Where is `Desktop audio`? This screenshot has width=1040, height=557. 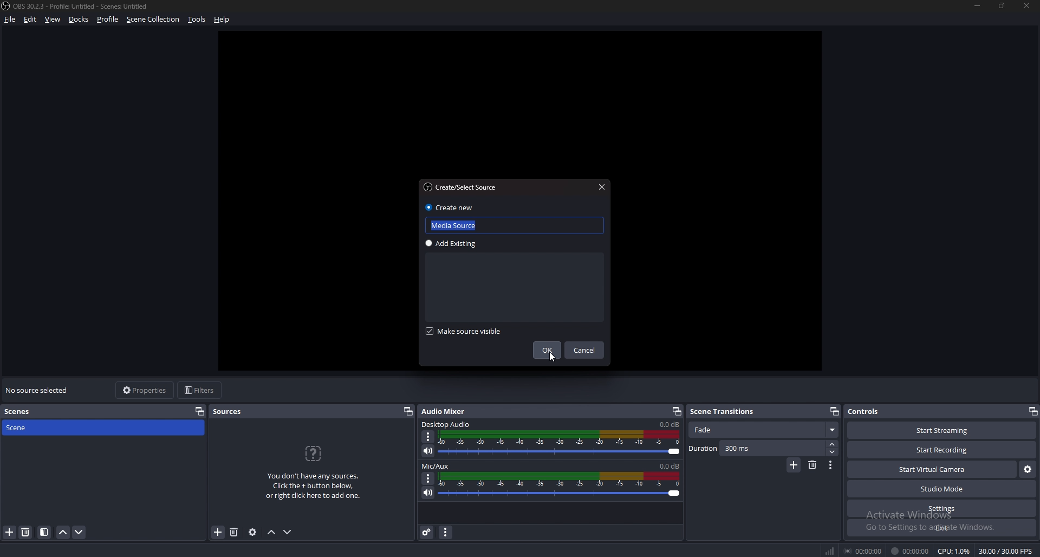
Desktop audio is located at coordinates (447, 424).